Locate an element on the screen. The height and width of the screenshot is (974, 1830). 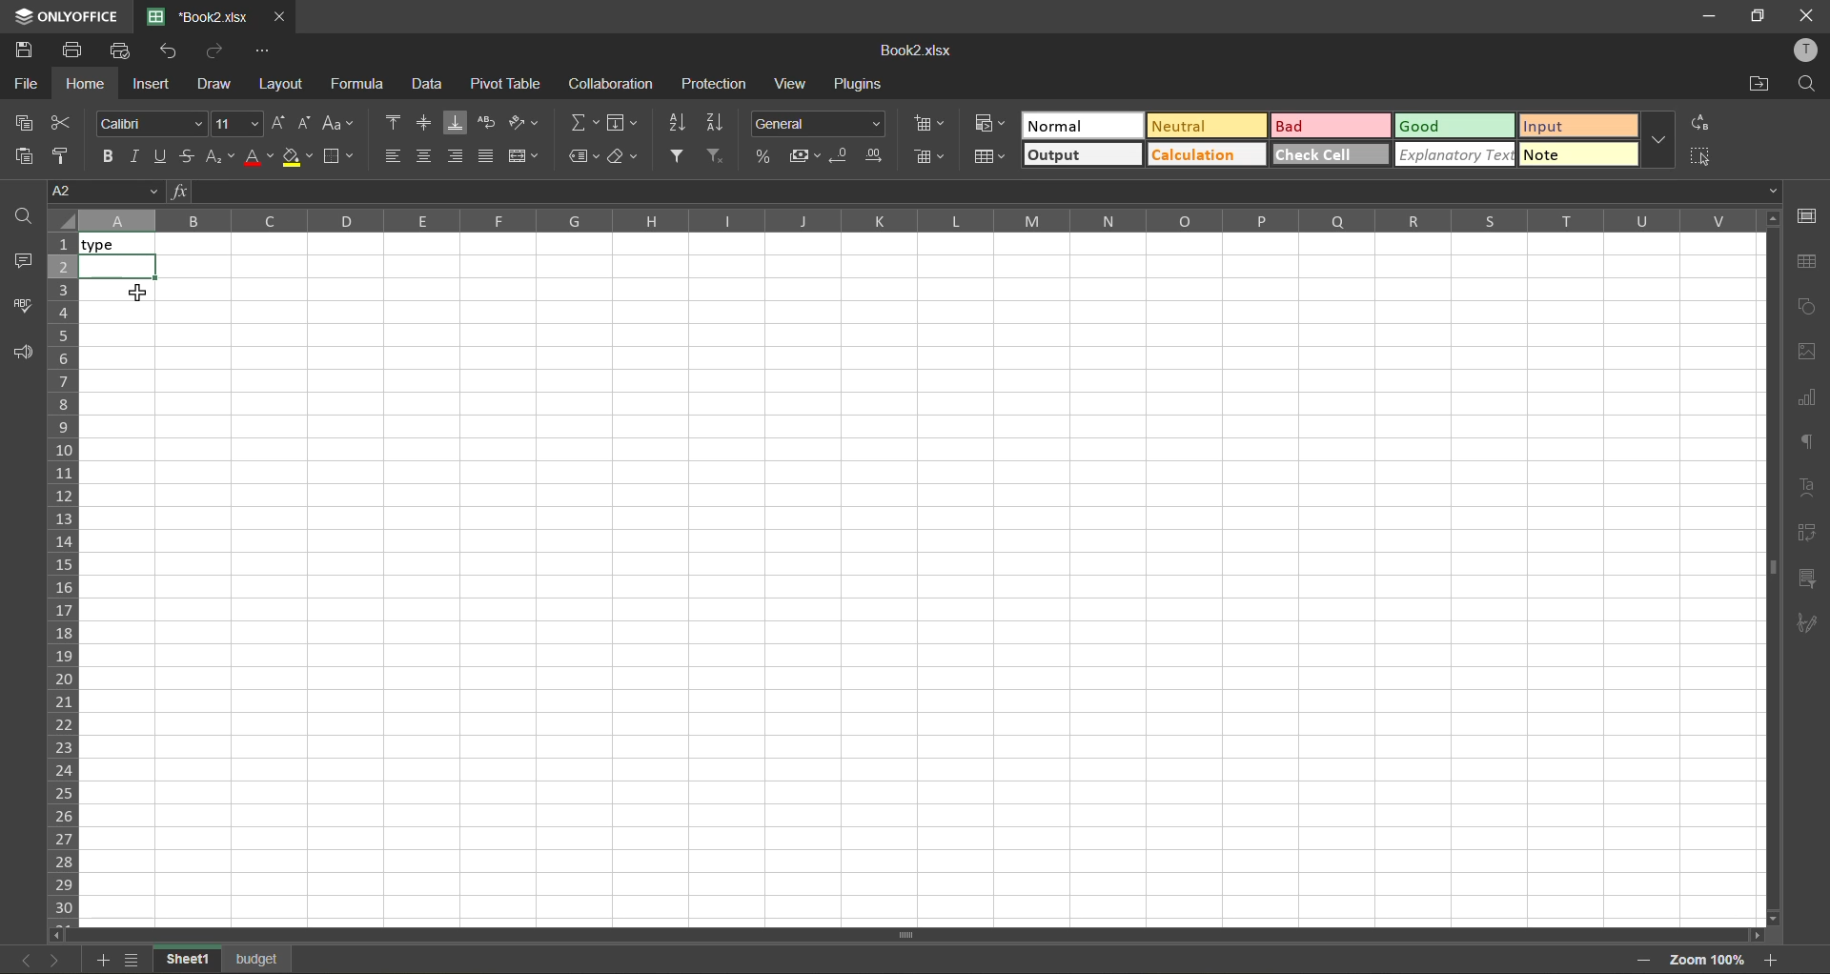
cursor is located at coordinates (142, 294).